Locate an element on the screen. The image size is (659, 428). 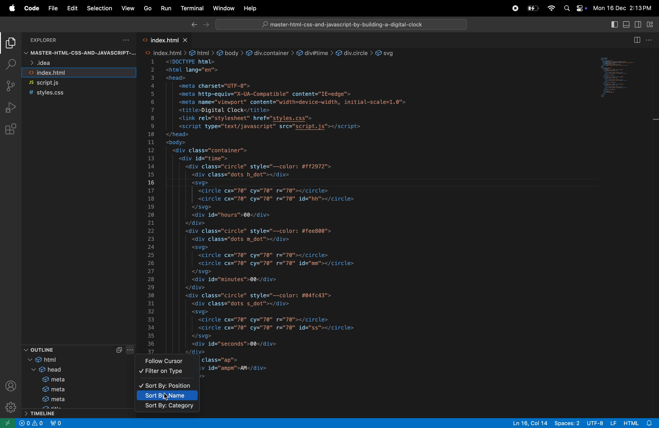
Run is located at coordinates (166, 8).